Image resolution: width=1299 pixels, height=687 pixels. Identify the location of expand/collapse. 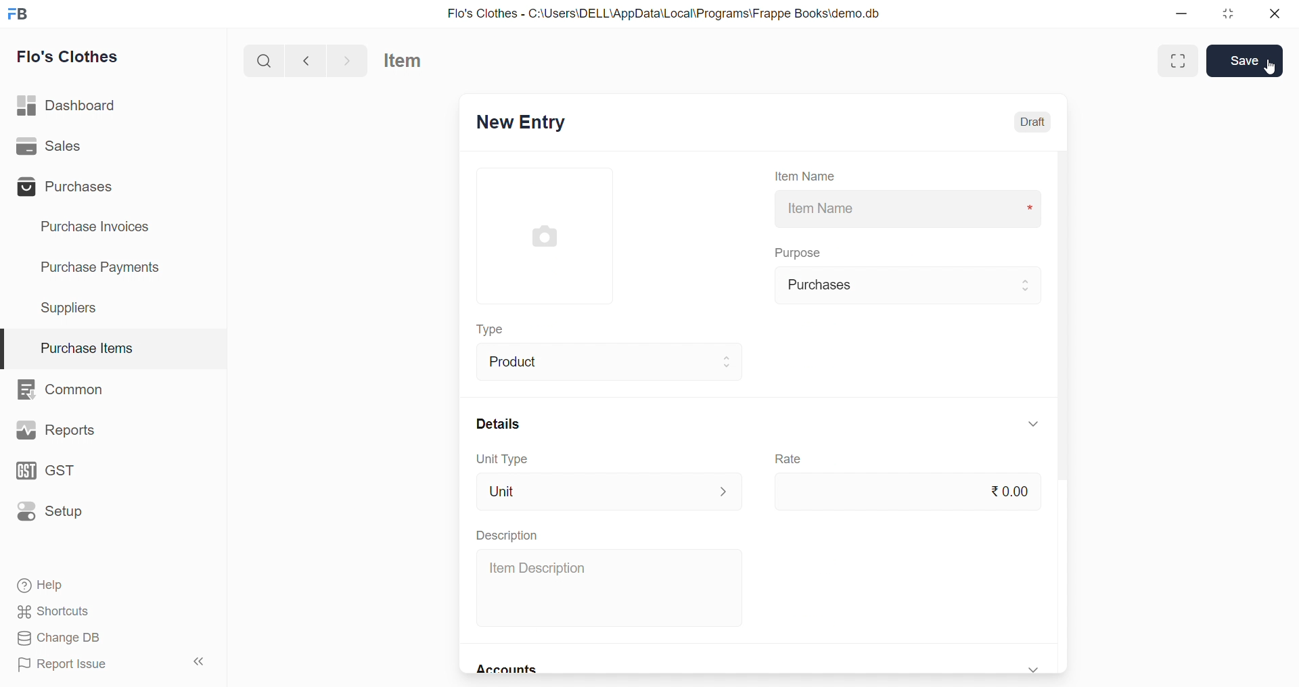
(1034, 423).